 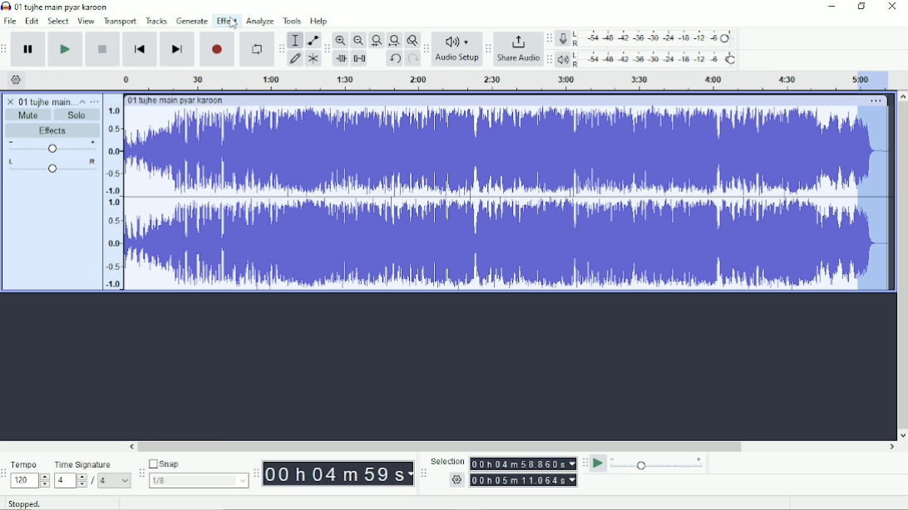 I want to click on Share Audio, so click(x=519, y=48).